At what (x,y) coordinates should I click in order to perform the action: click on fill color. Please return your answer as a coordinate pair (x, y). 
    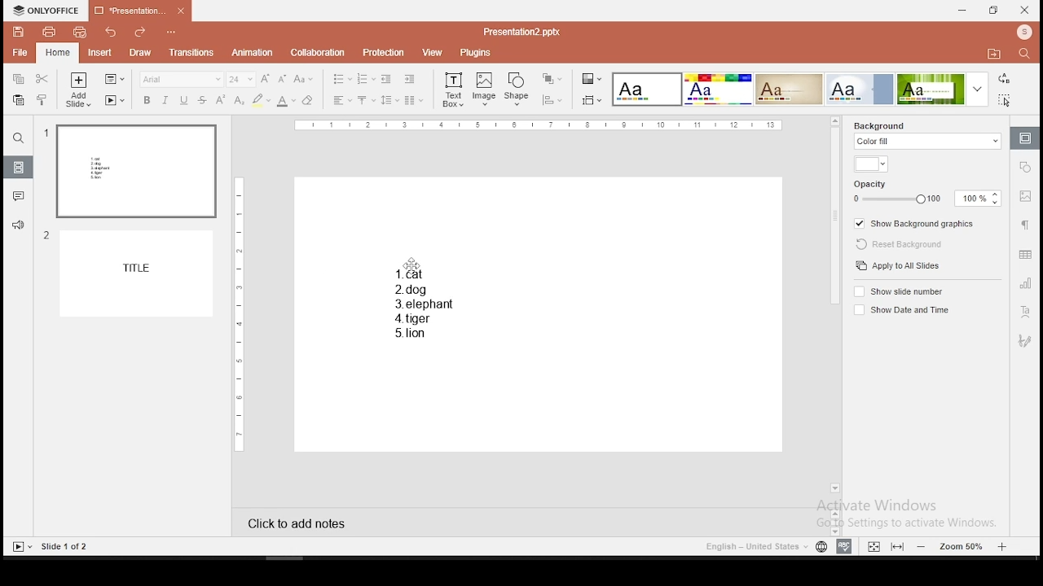
    Looking at the image, I should click on (873, 164).